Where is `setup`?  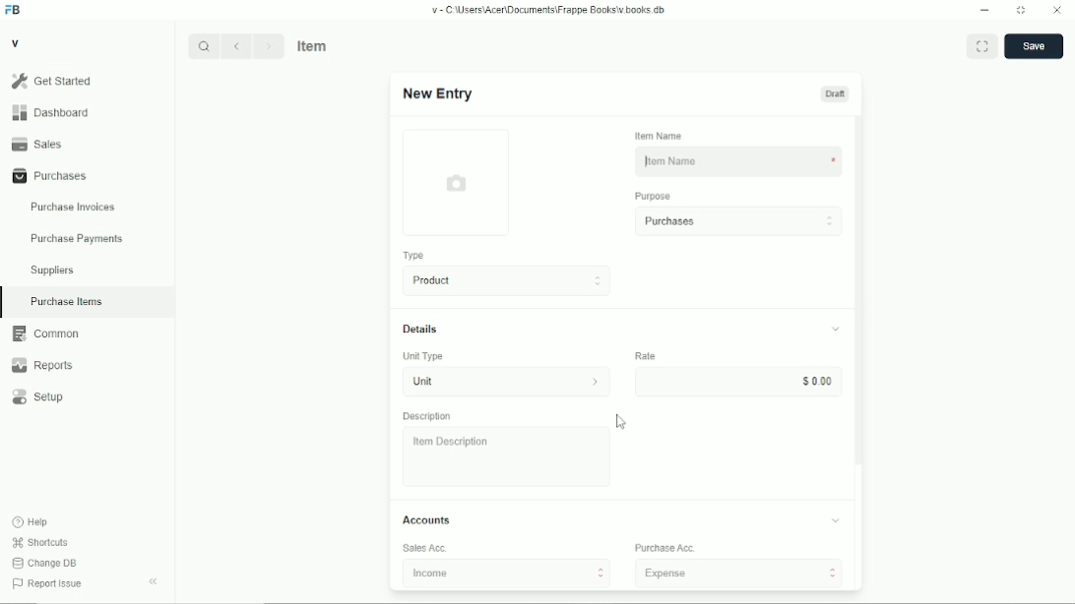
setup is located at coordinates (38, 397).